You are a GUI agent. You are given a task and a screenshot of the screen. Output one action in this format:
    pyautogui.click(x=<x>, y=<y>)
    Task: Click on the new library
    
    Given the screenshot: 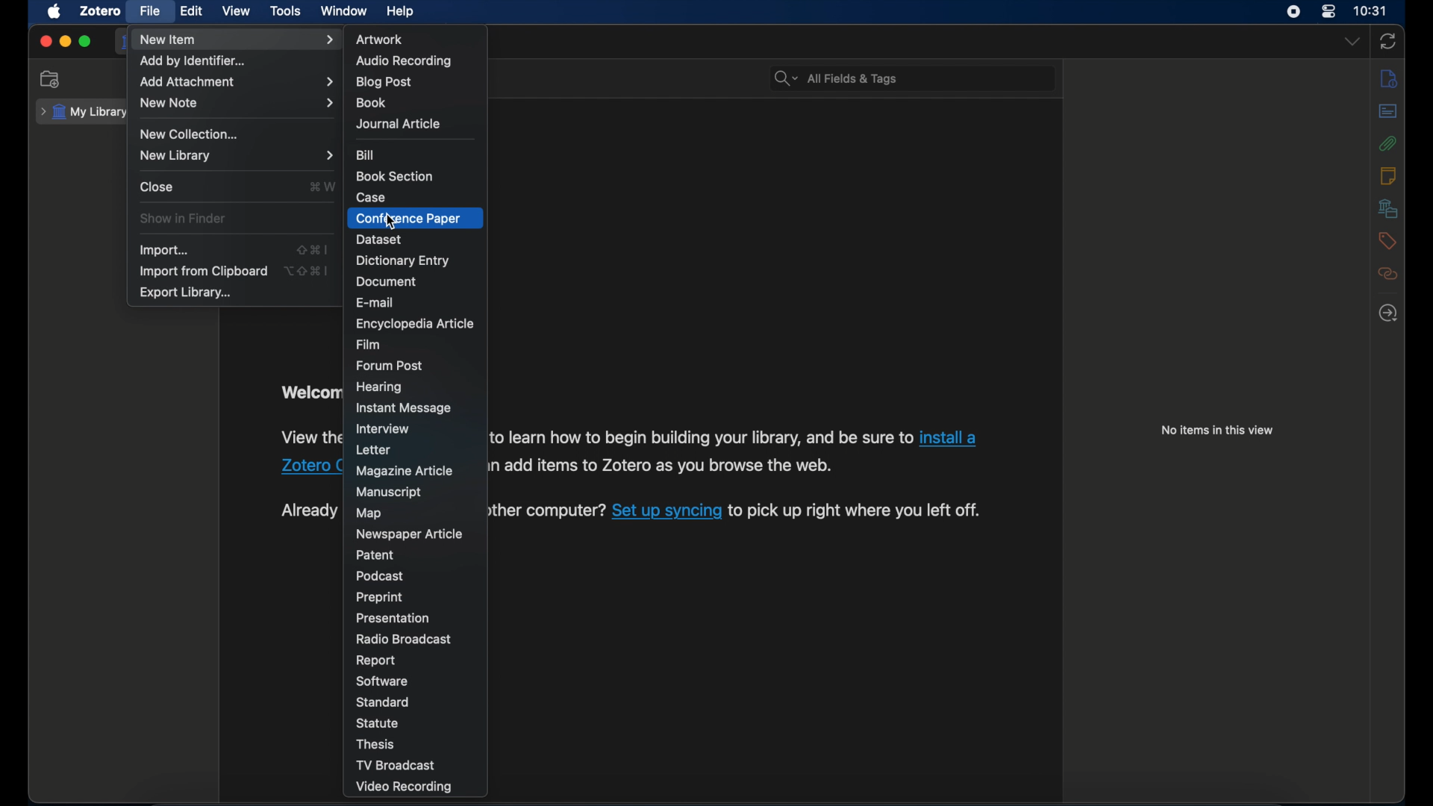 What is the action you would take?
    pyautogui.click(x=239, y=155)
    